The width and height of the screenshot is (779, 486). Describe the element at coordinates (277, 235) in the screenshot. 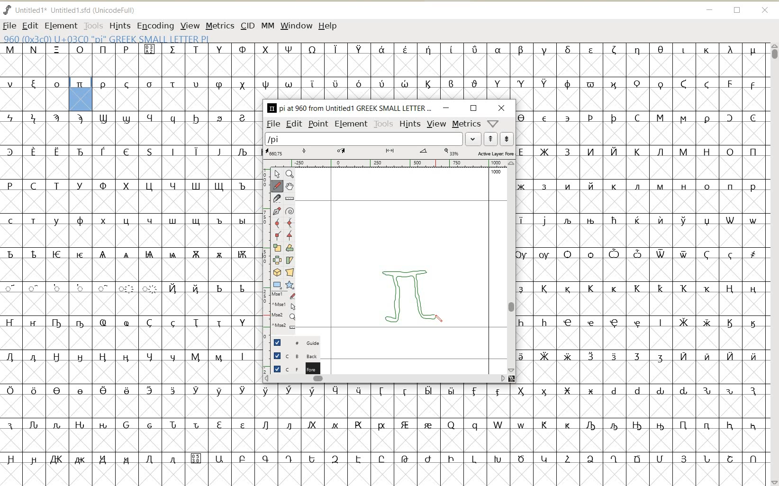

I see `Add a corner point` at that location.